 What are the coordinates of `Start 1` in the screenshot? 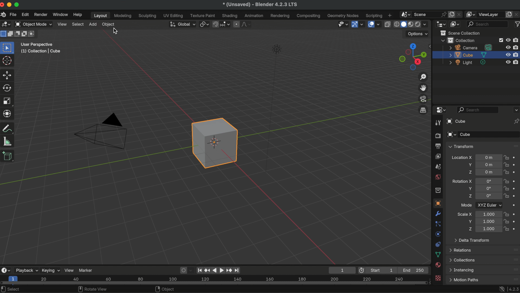 It's located at (384, 270).